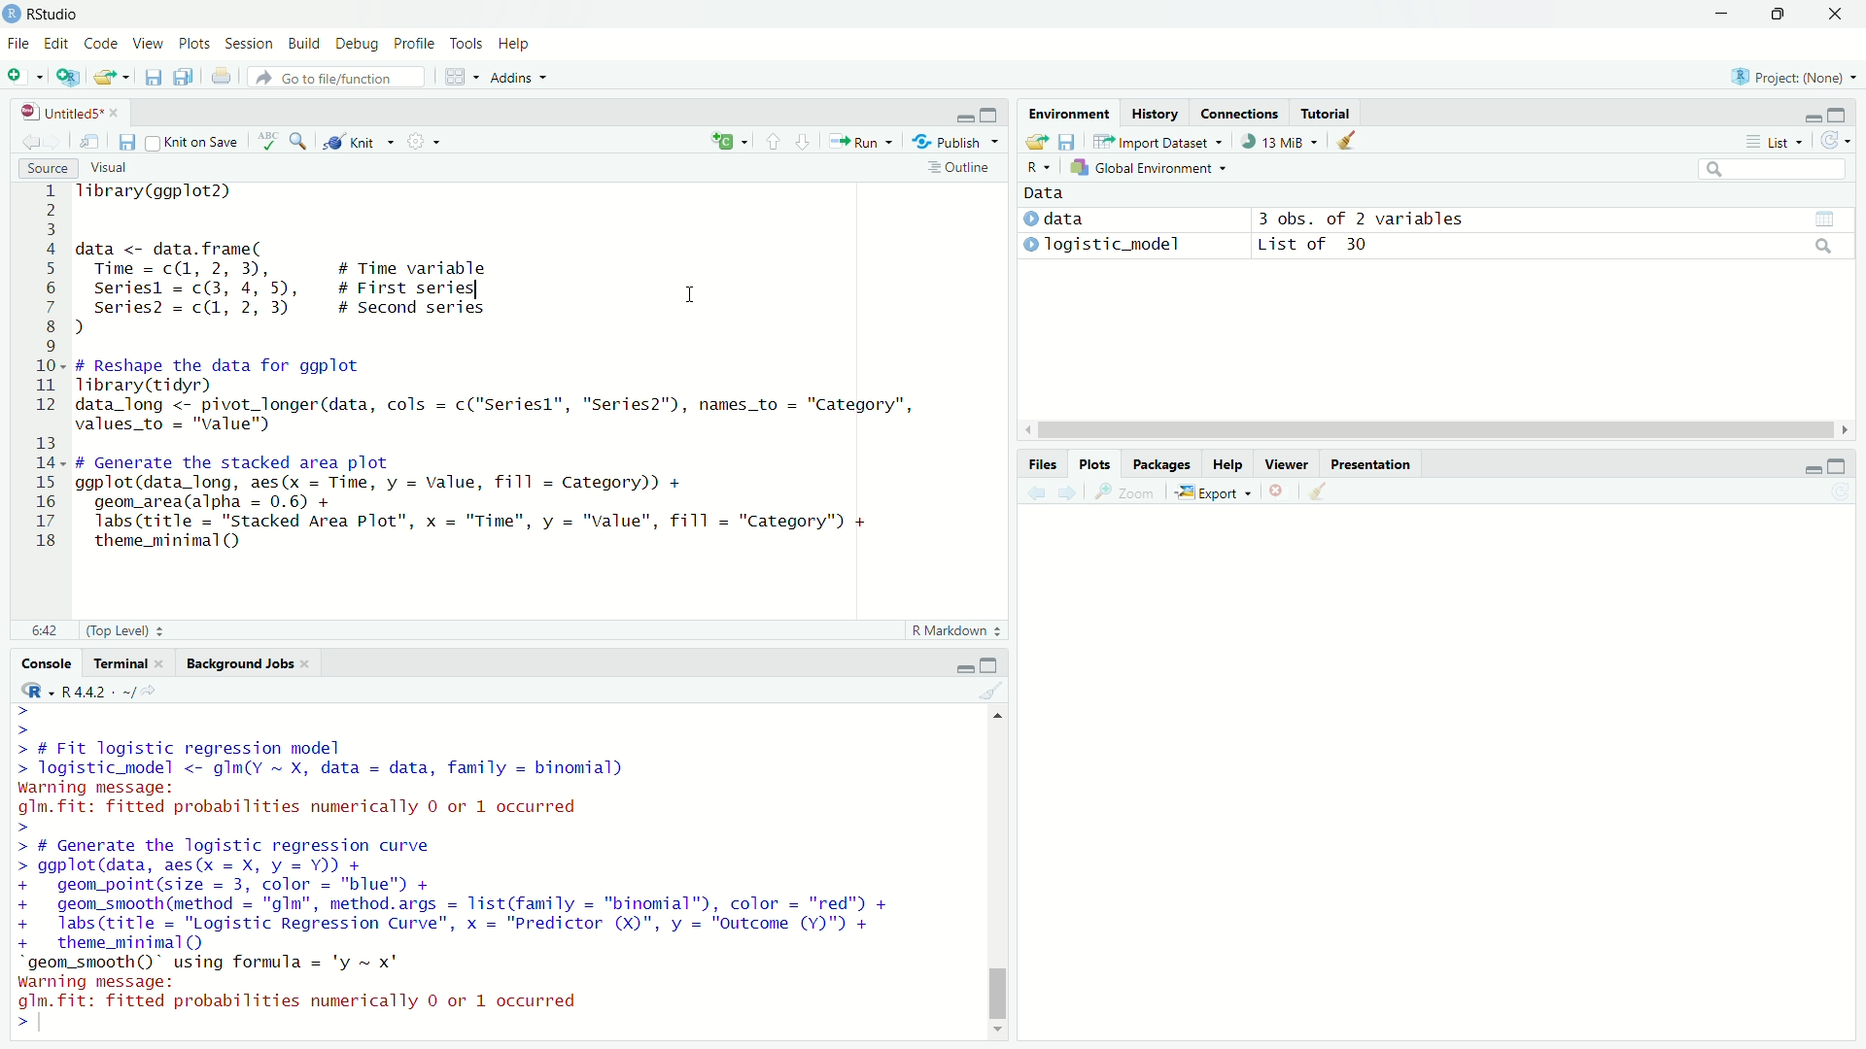 This screenshot has width=1866, height=1049. Describe the element at coordinates (1321, 491) in the screenshot. I see `clear` at that location.